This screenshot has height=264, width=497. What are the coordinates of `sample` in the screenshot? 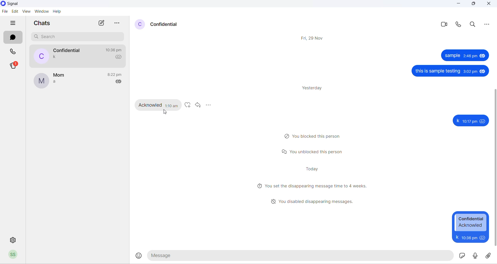 It's located at (451, 56).